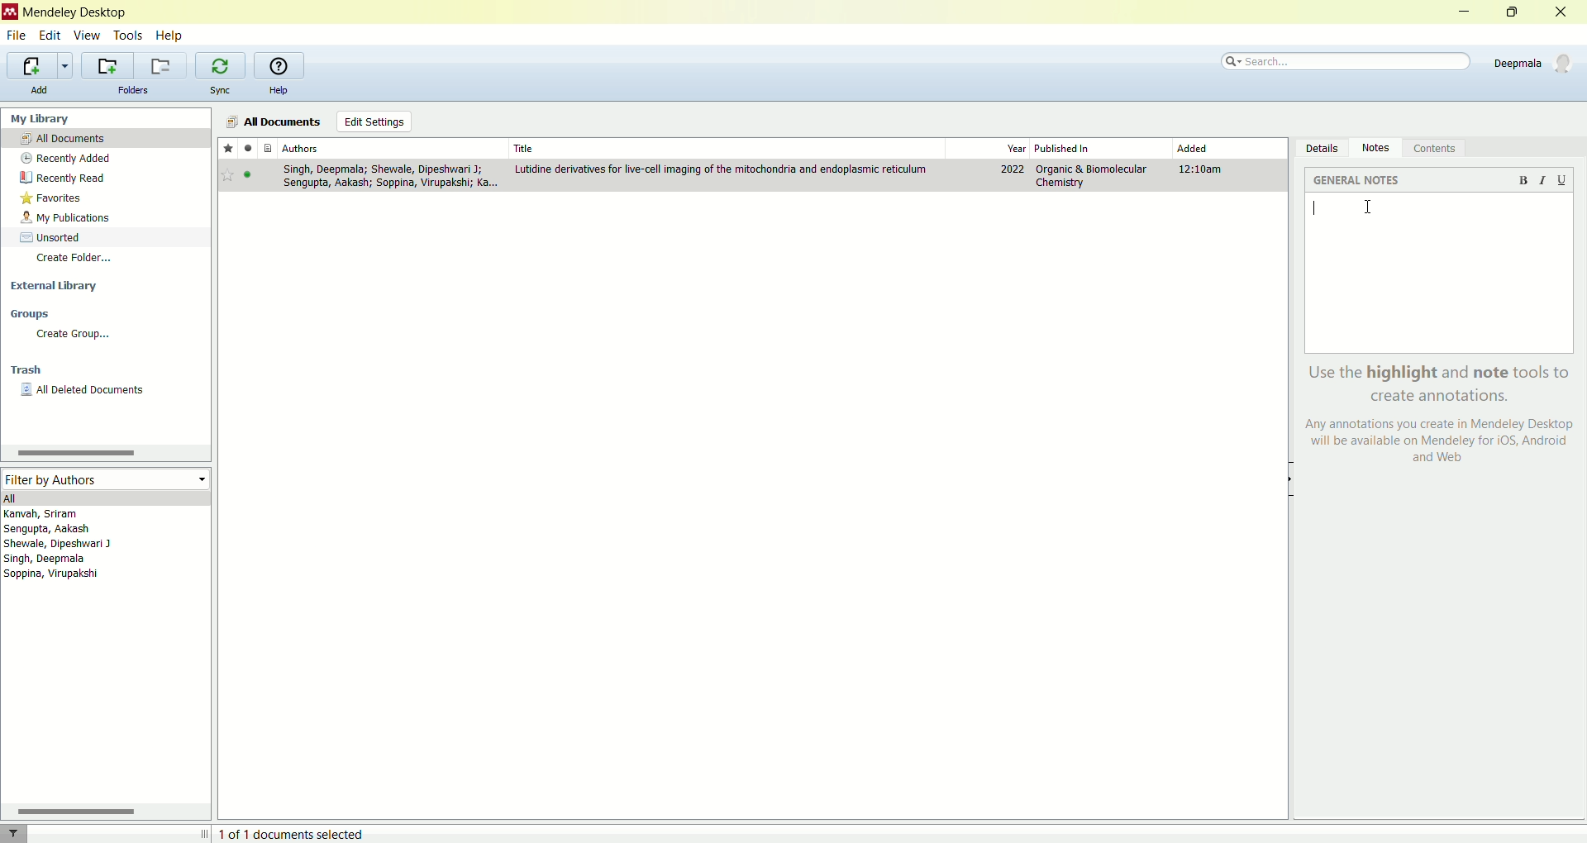 The image size is (1587, 843). Describe the element at coordinates (106, 498) in the screenshot. I see `all` at that location.